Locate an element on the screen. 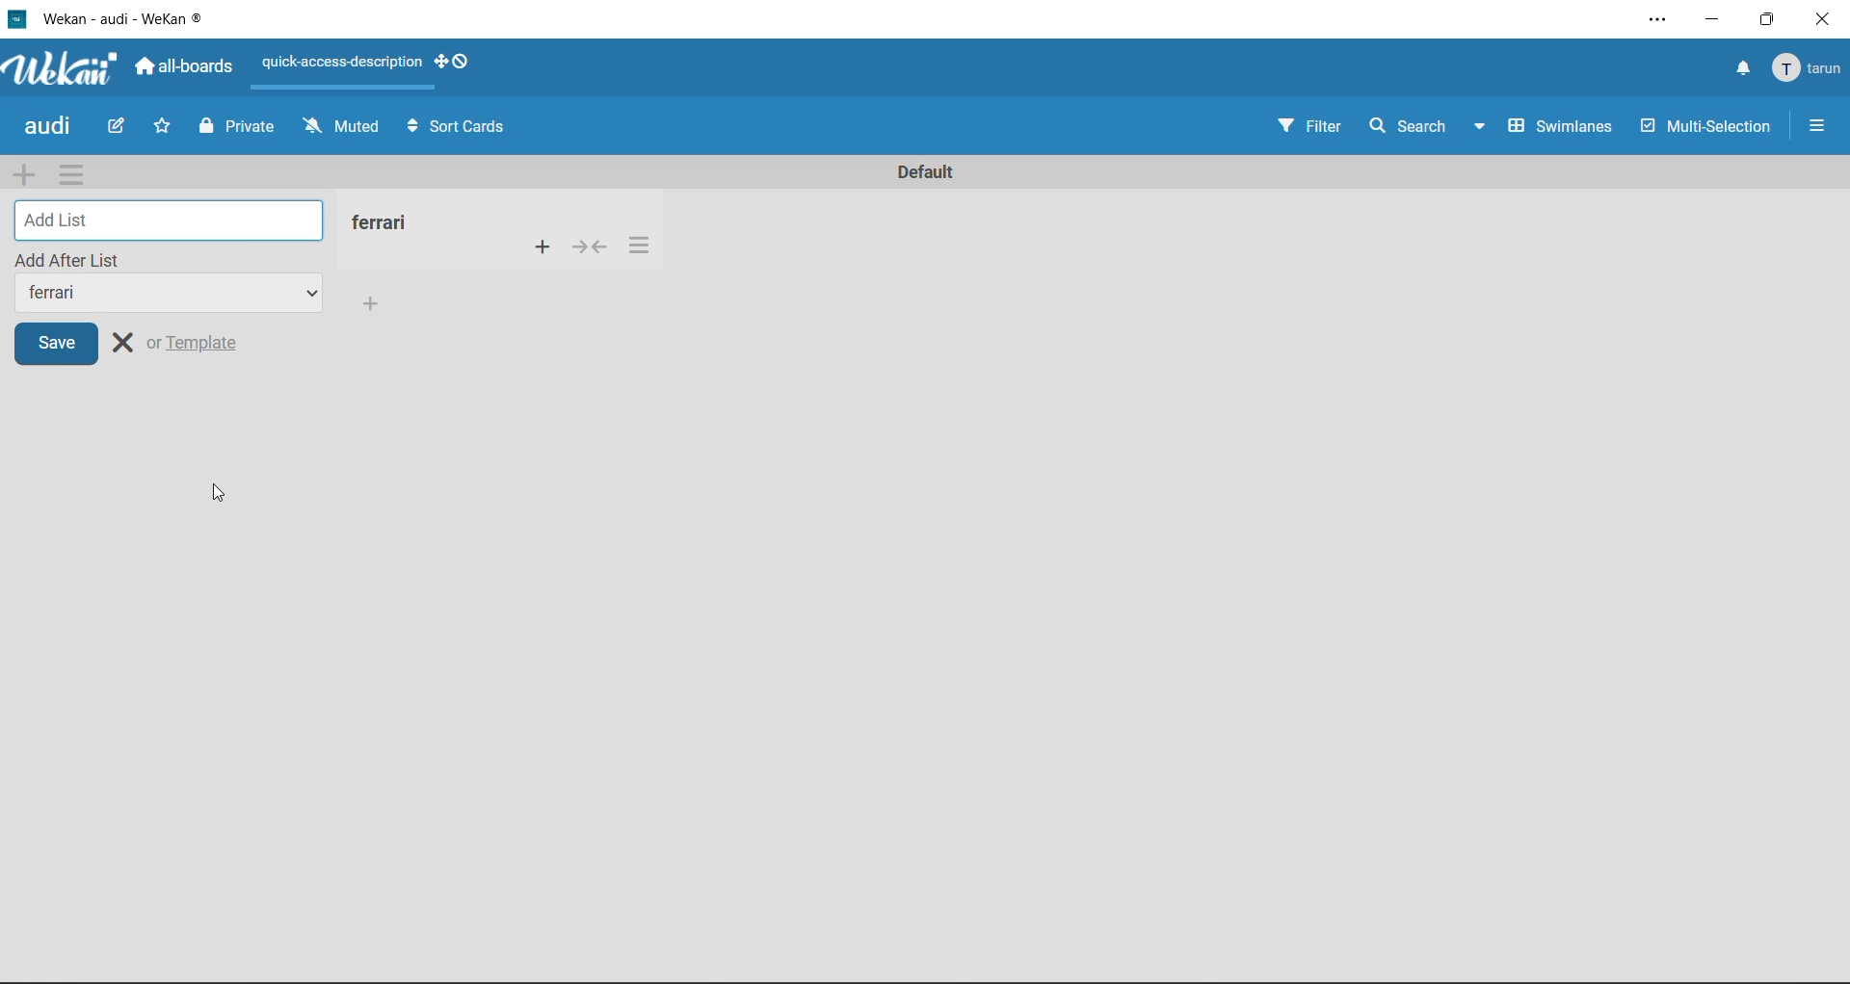 The width and height of the screenshot is (1850, 984). list title is located at coordinates (169, 299).